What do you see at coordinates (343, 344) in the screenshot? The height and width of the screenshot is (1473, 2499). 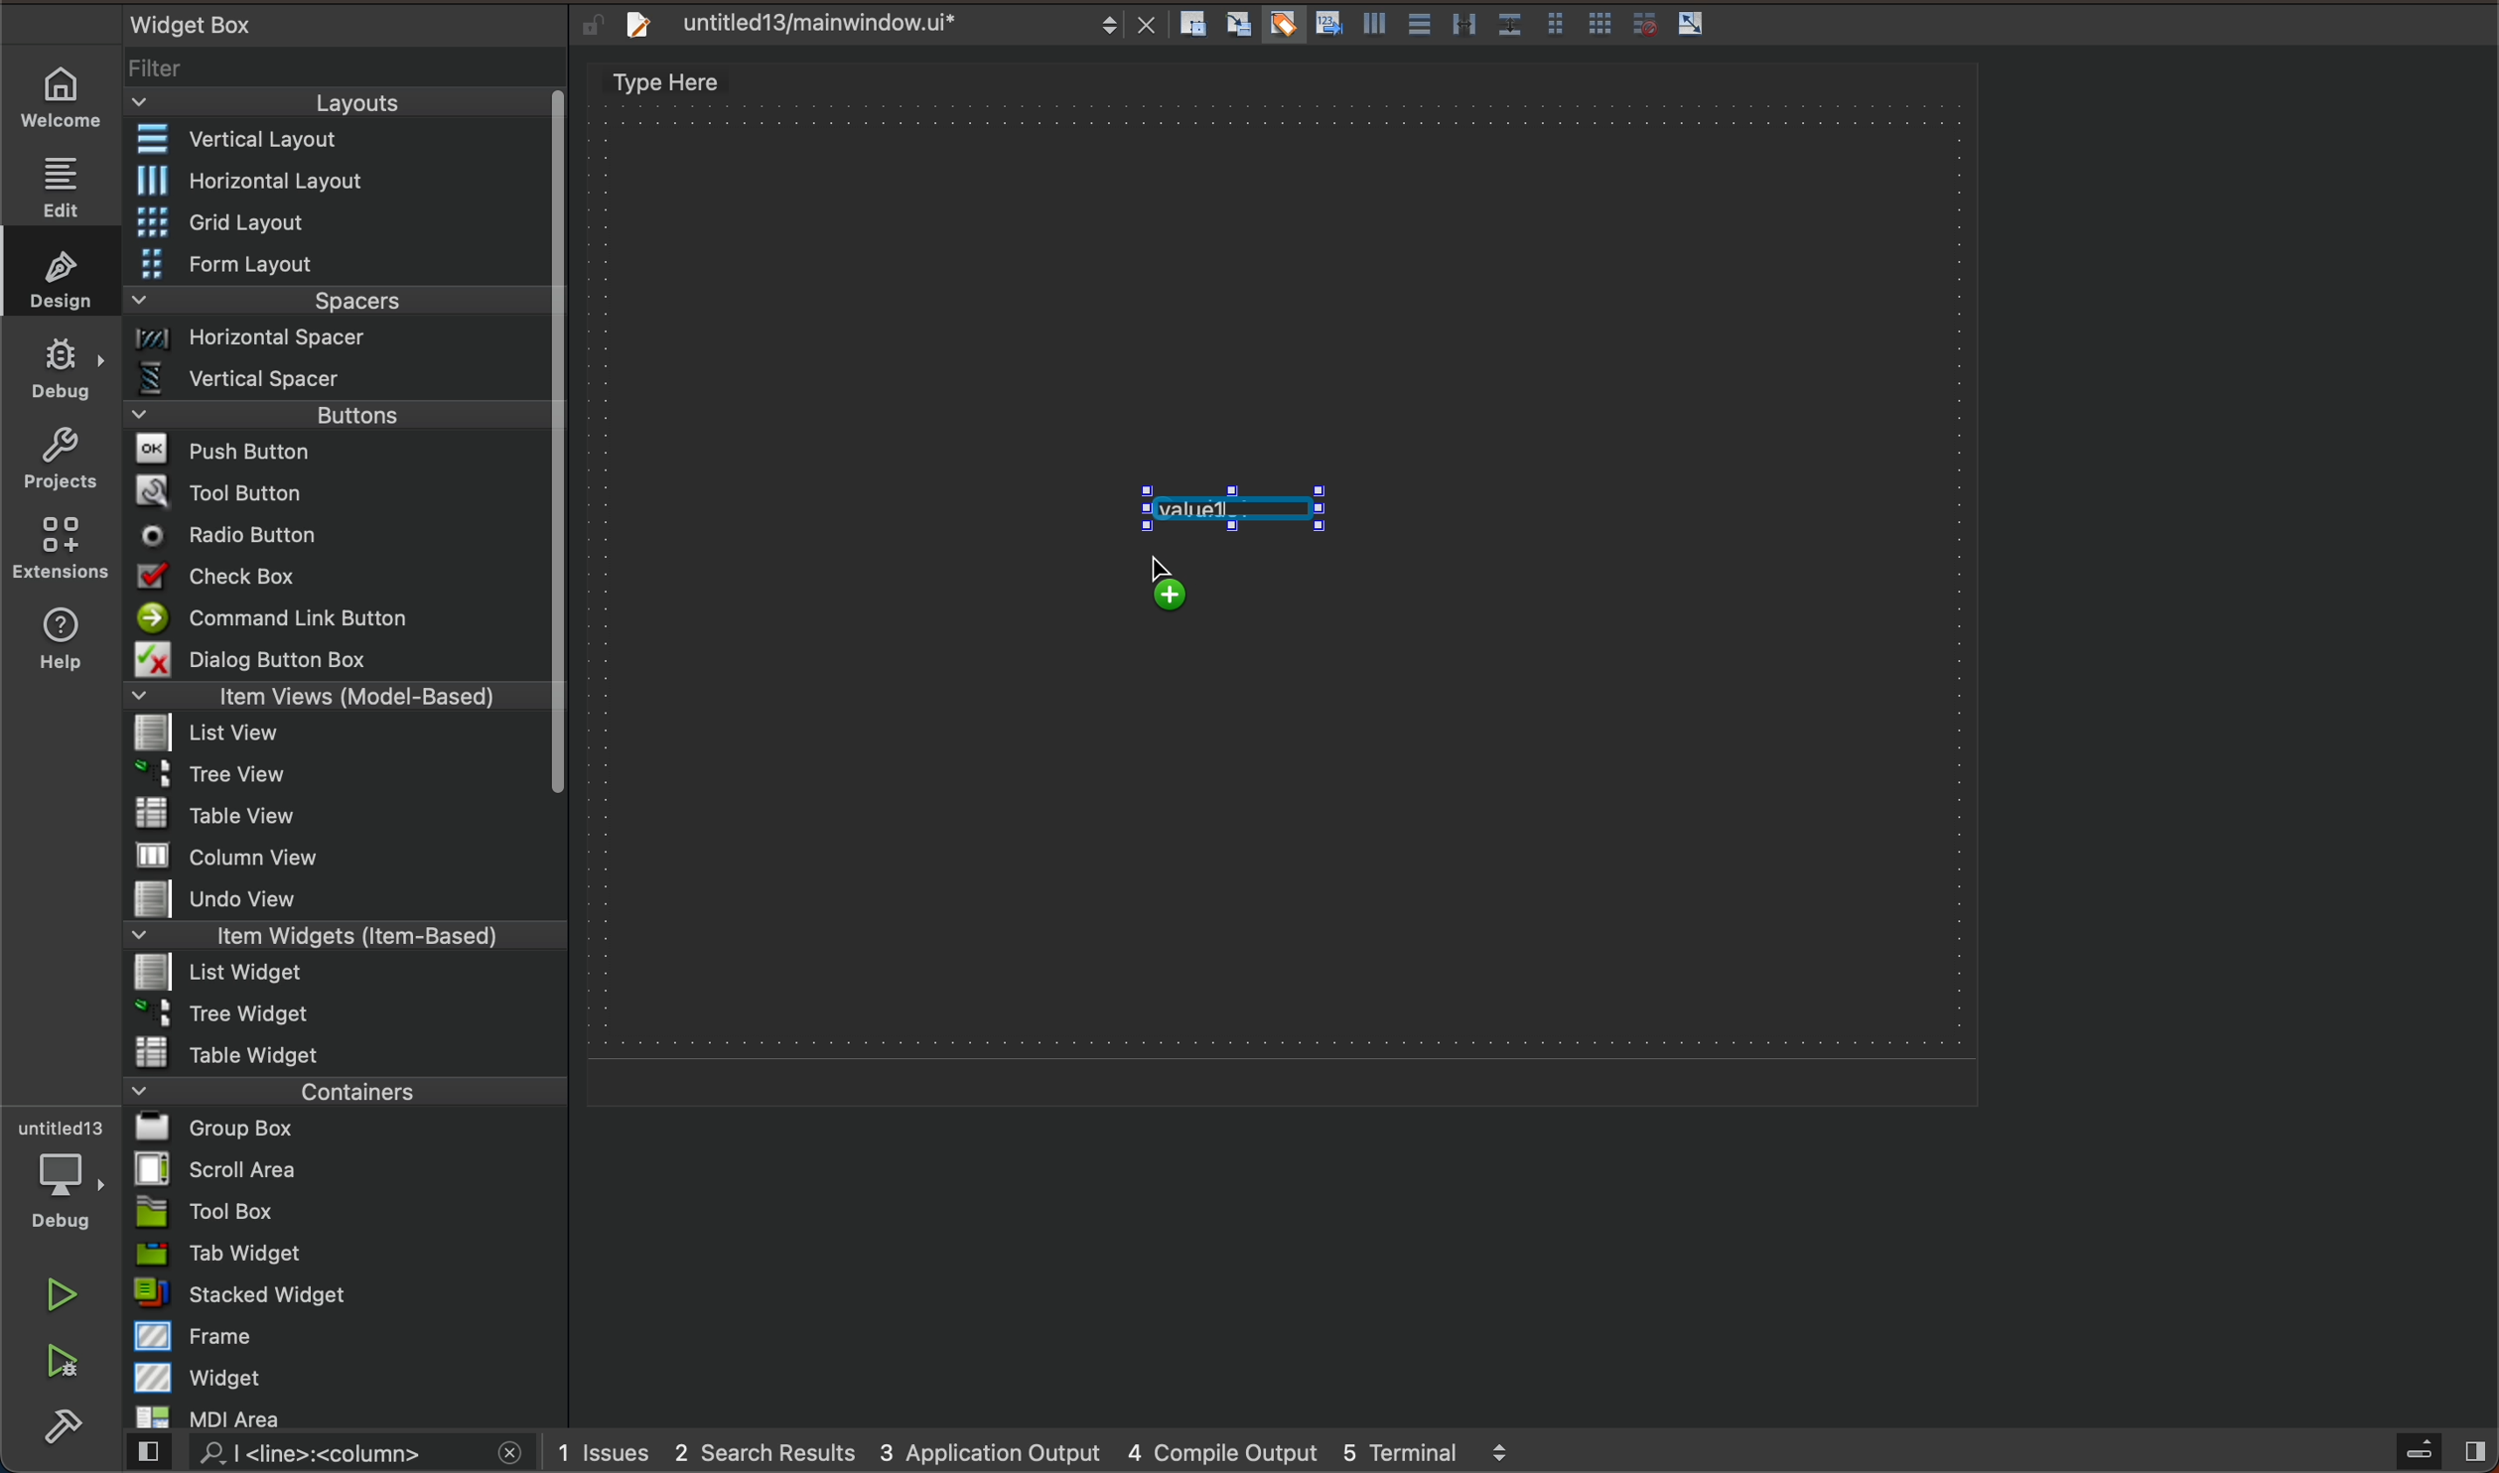 I see `` at bounding box center [343, 344].